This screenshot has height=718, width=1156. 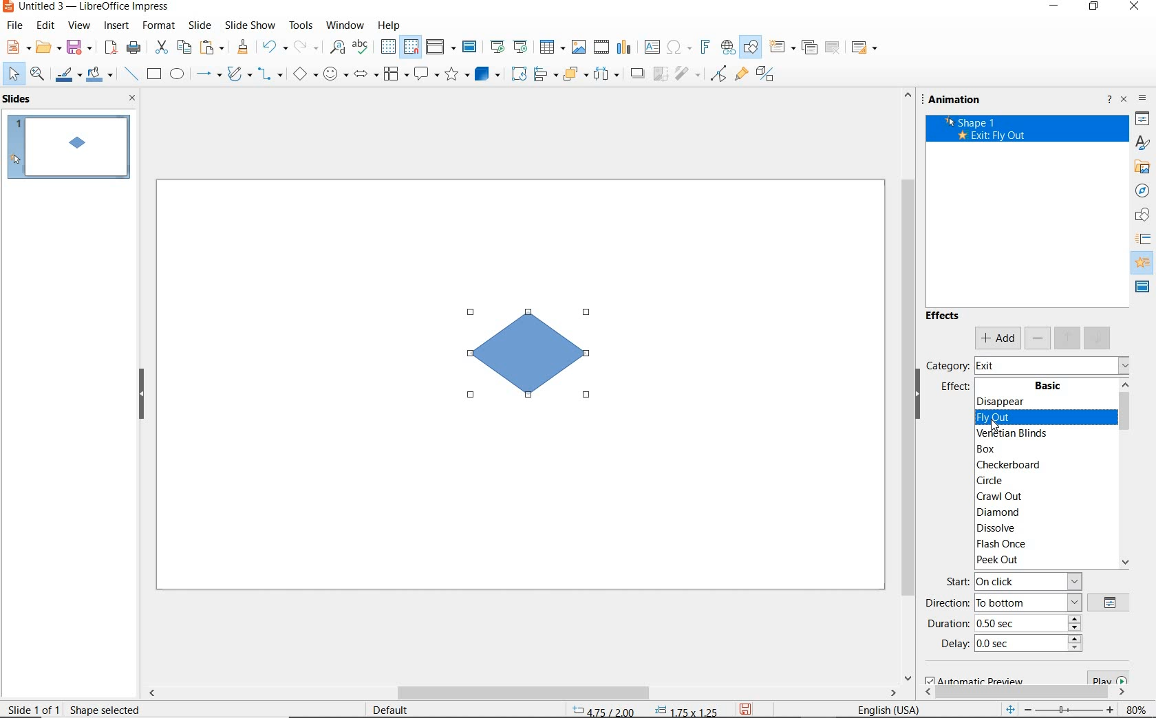 I want to click on hide, so click(x=918, y=395).